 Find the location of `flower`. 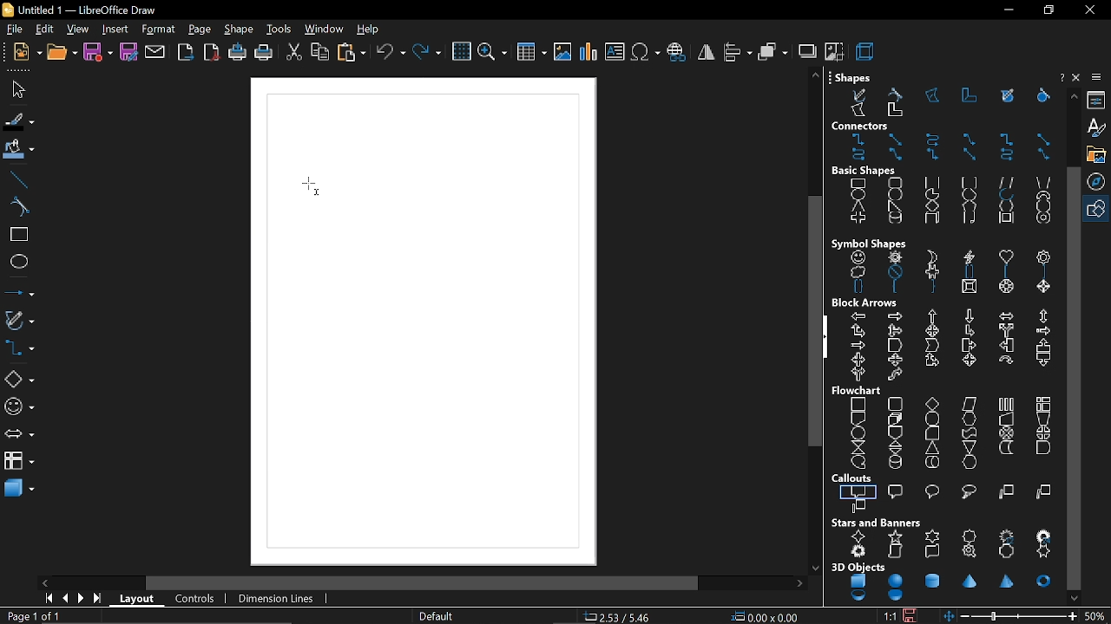

flower is located at coordinates (1042, 257).